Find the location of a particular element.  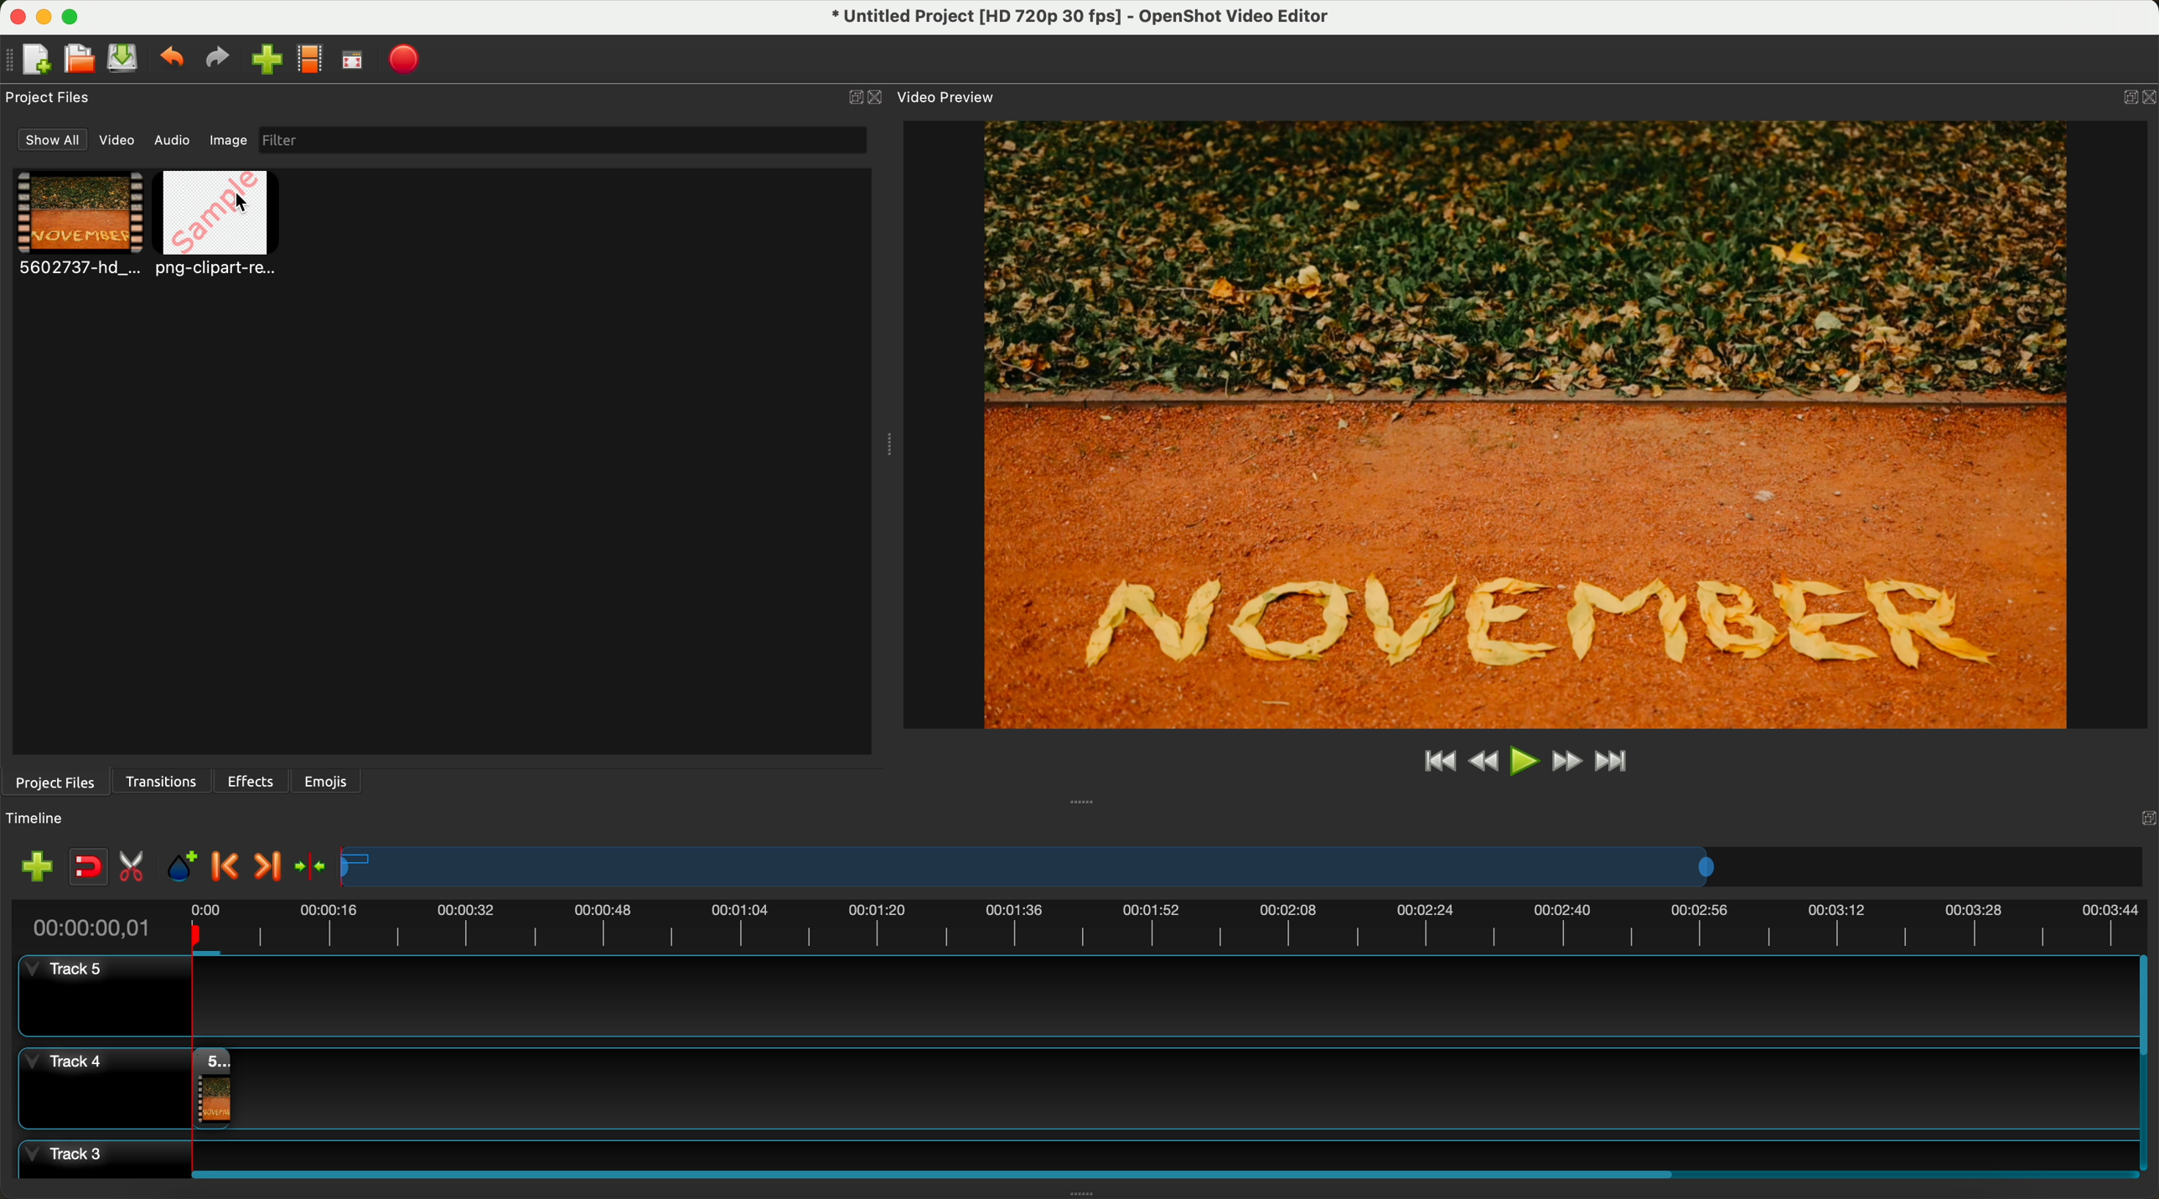

jump to start is located at coordinates (1440, 762).